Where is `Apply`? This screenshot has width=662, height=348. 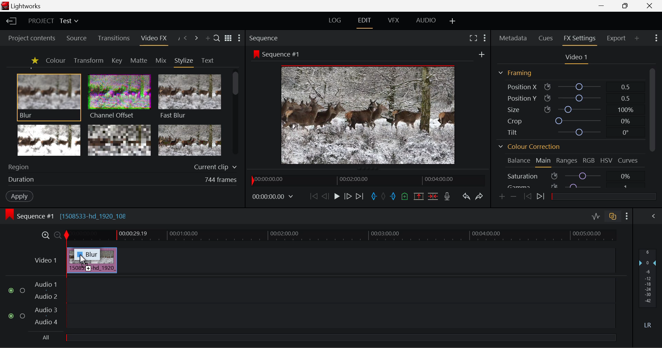 Apply is located at coordinates (19, 197).